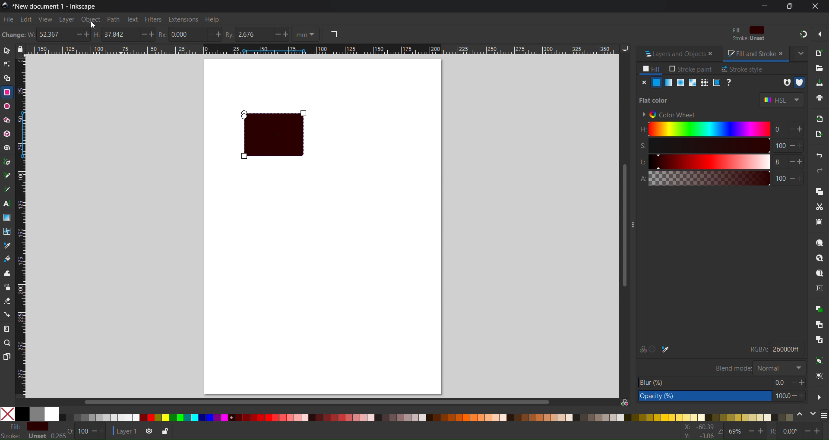 The height and width of the screenshot is (440, 829). I want to click on Zoom center page, so click(819, 288).